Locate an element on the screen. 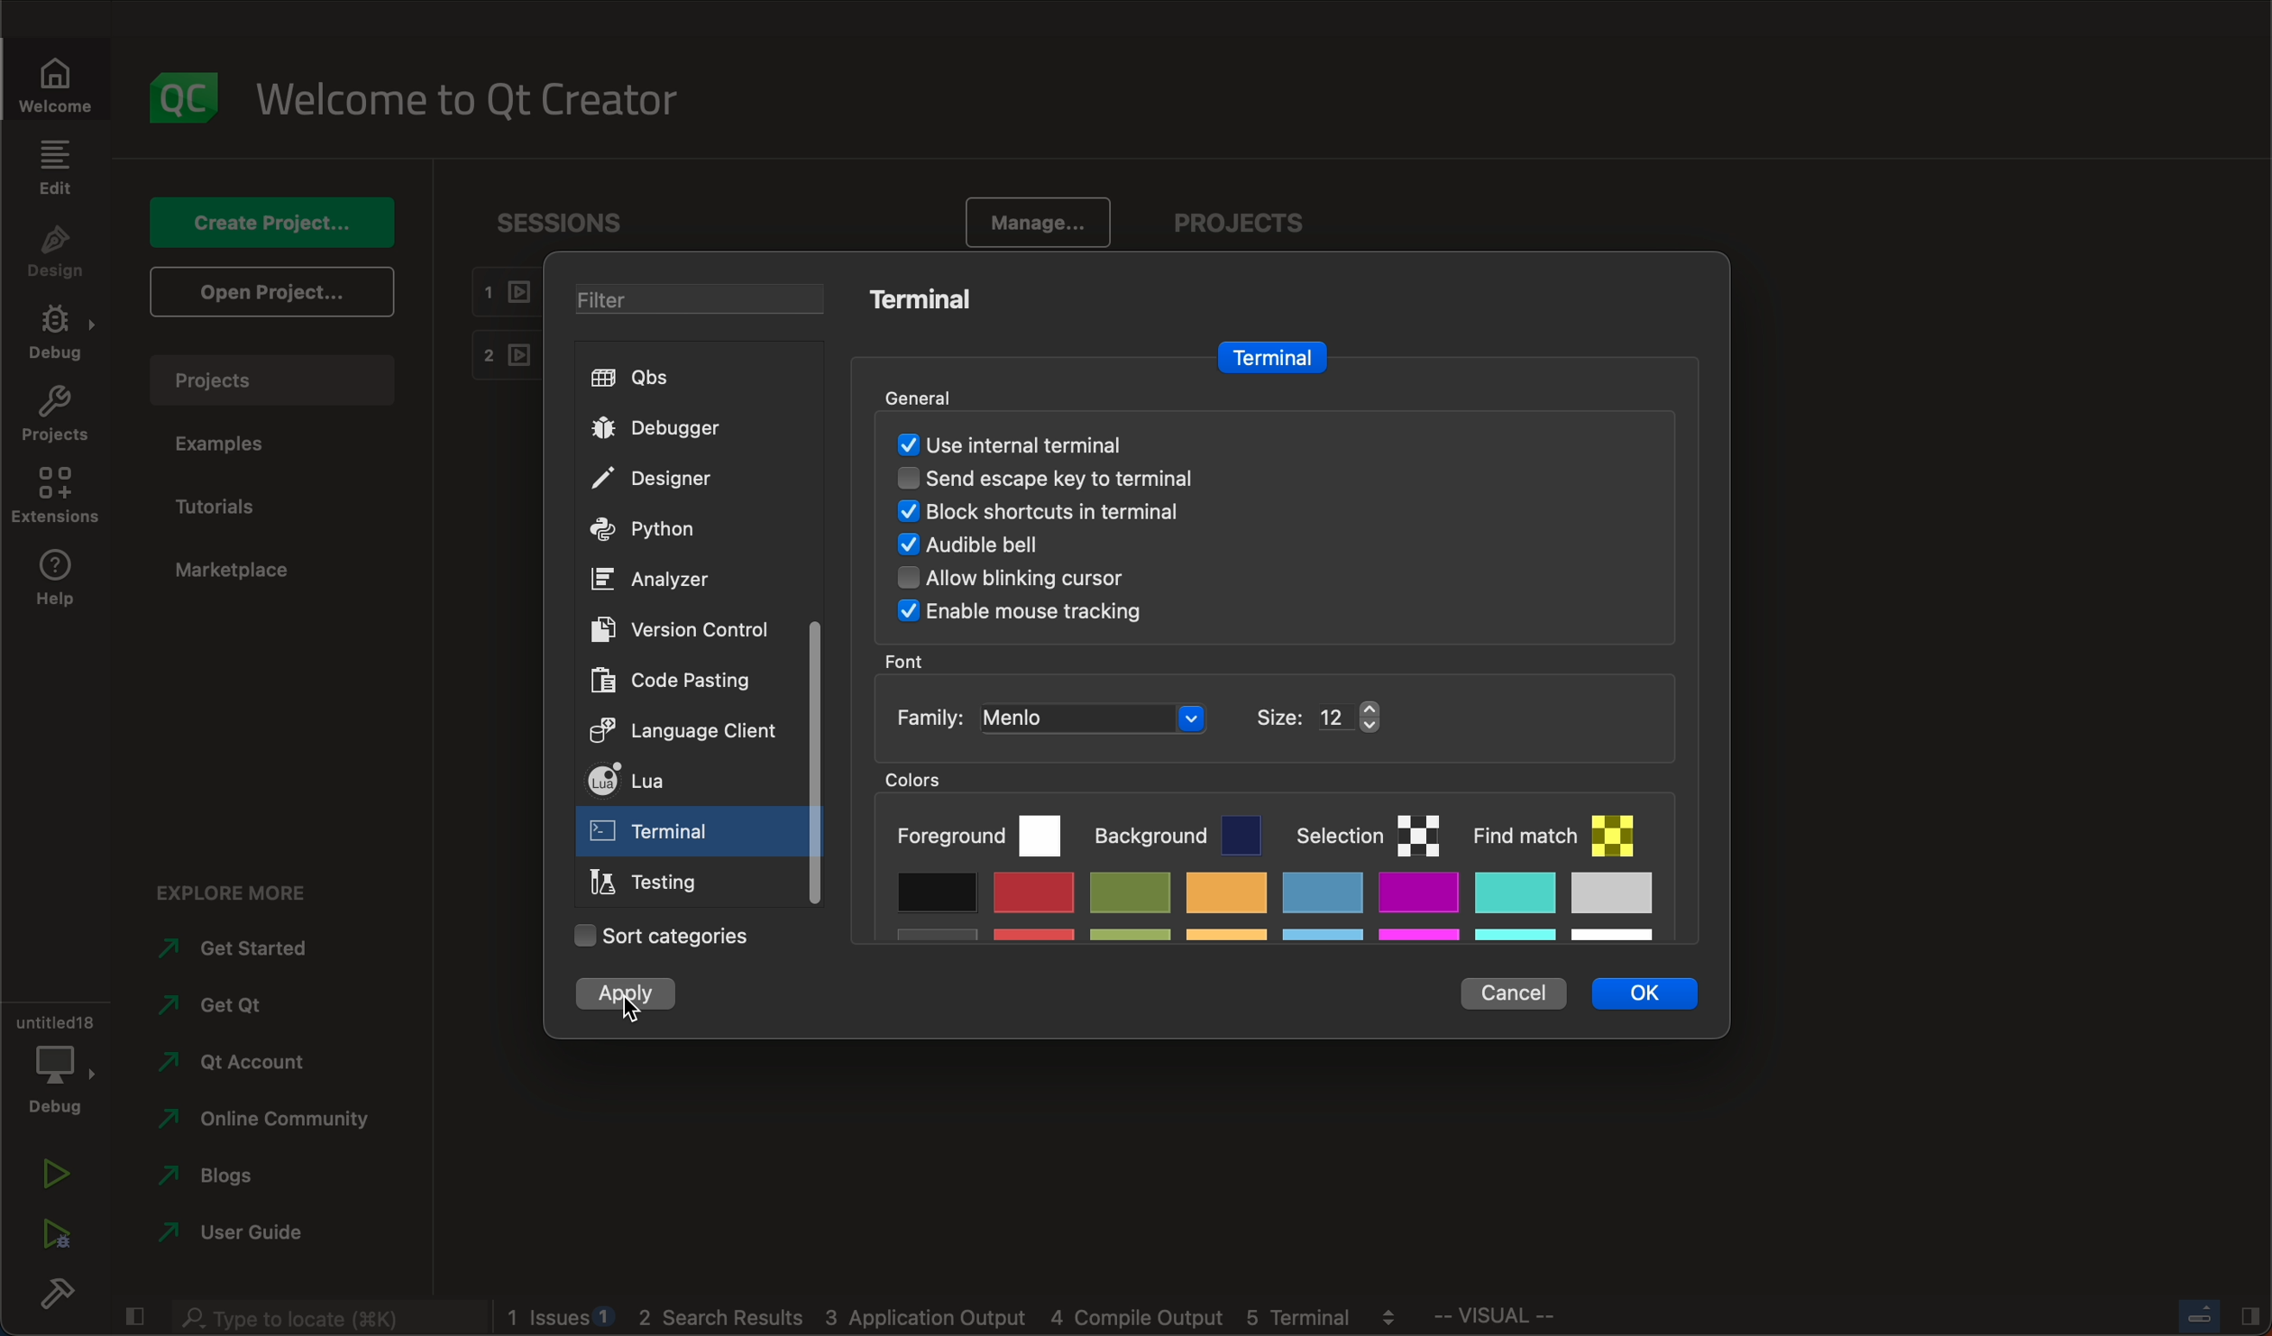  analyzer is located at coordinates (655, 582).